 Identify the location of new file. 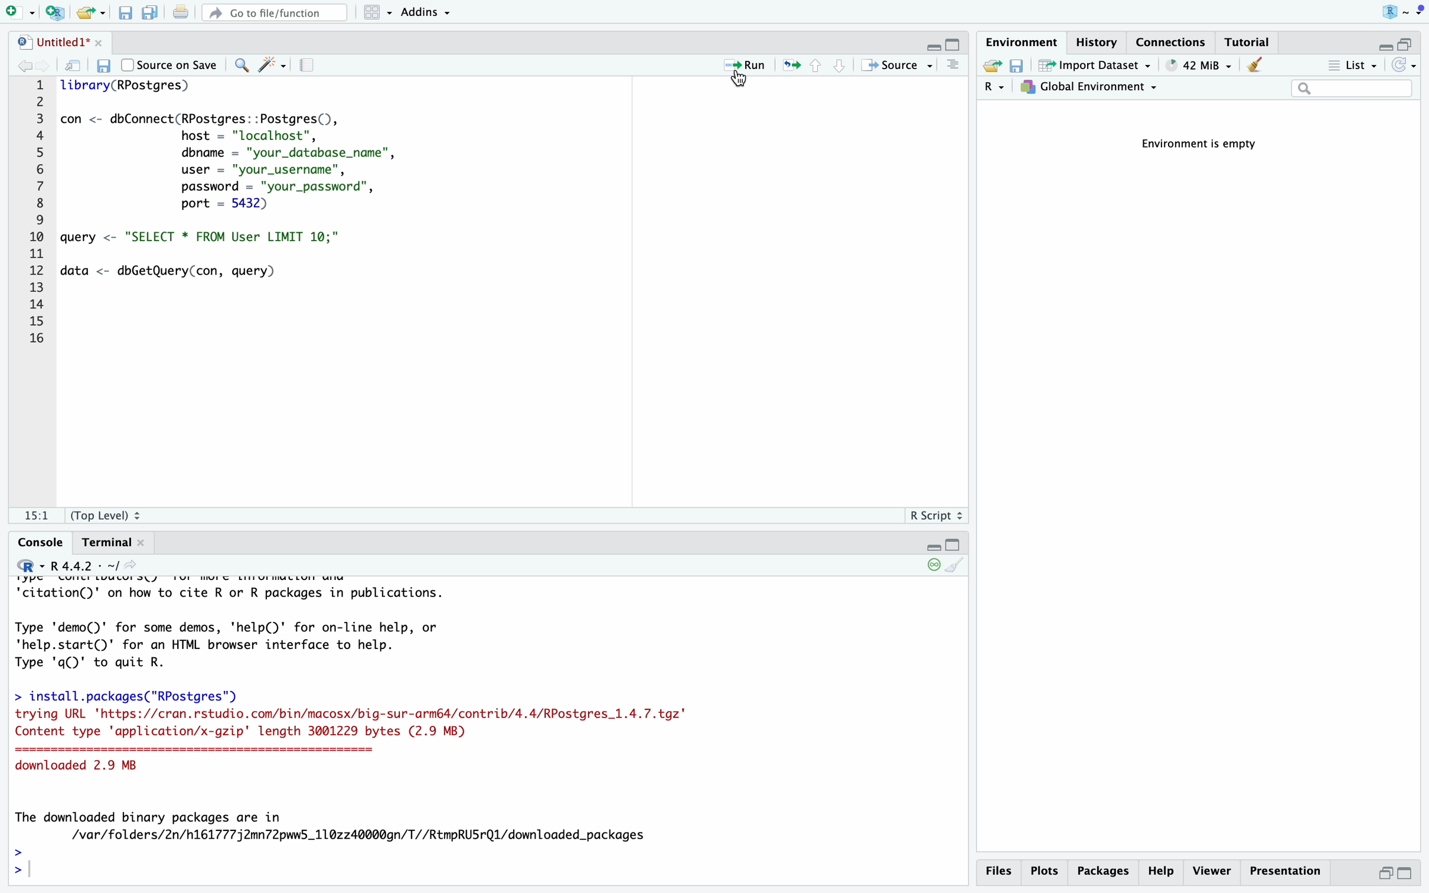
(18, 11).